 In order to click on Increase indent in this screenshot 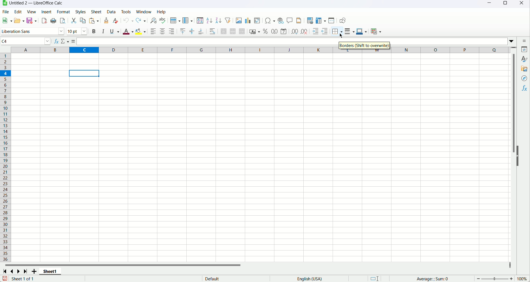, I will do `click(315, 32)`.